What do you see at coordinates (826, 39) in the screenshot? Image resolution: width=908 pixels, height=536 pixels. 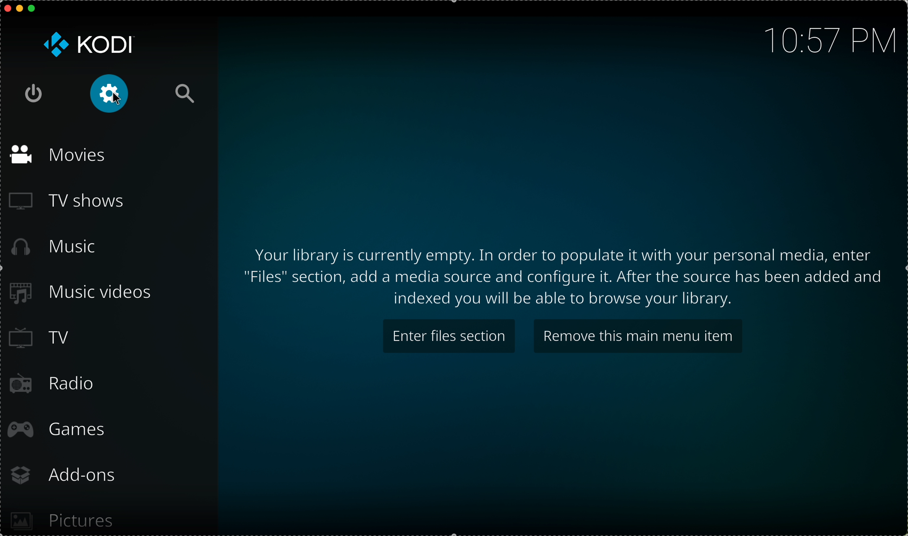 I see `10:57 PM` at bounding box center [826, 39].